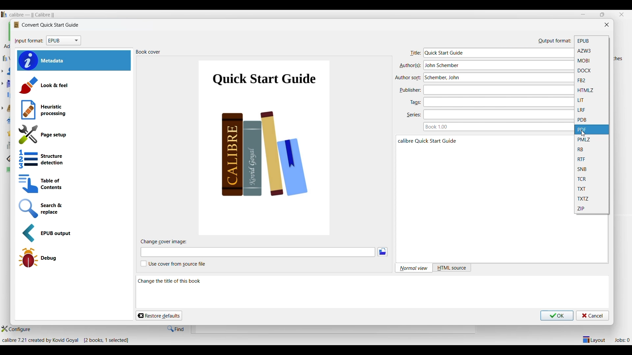  What do you see at coordinates (29, 41) in the screenshot?
I see `input format` at bounding box center [29, 41].